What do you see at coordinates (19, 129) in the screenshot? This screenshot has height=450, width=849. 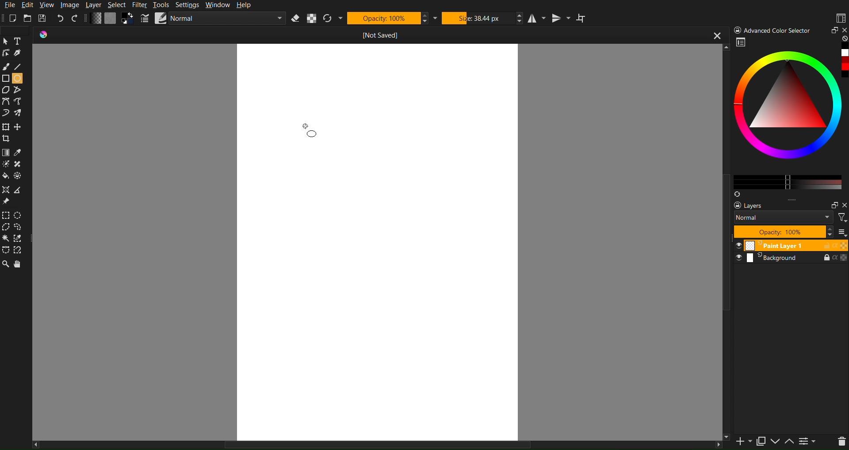 I see `free crop` at bounding box center [19, 129].